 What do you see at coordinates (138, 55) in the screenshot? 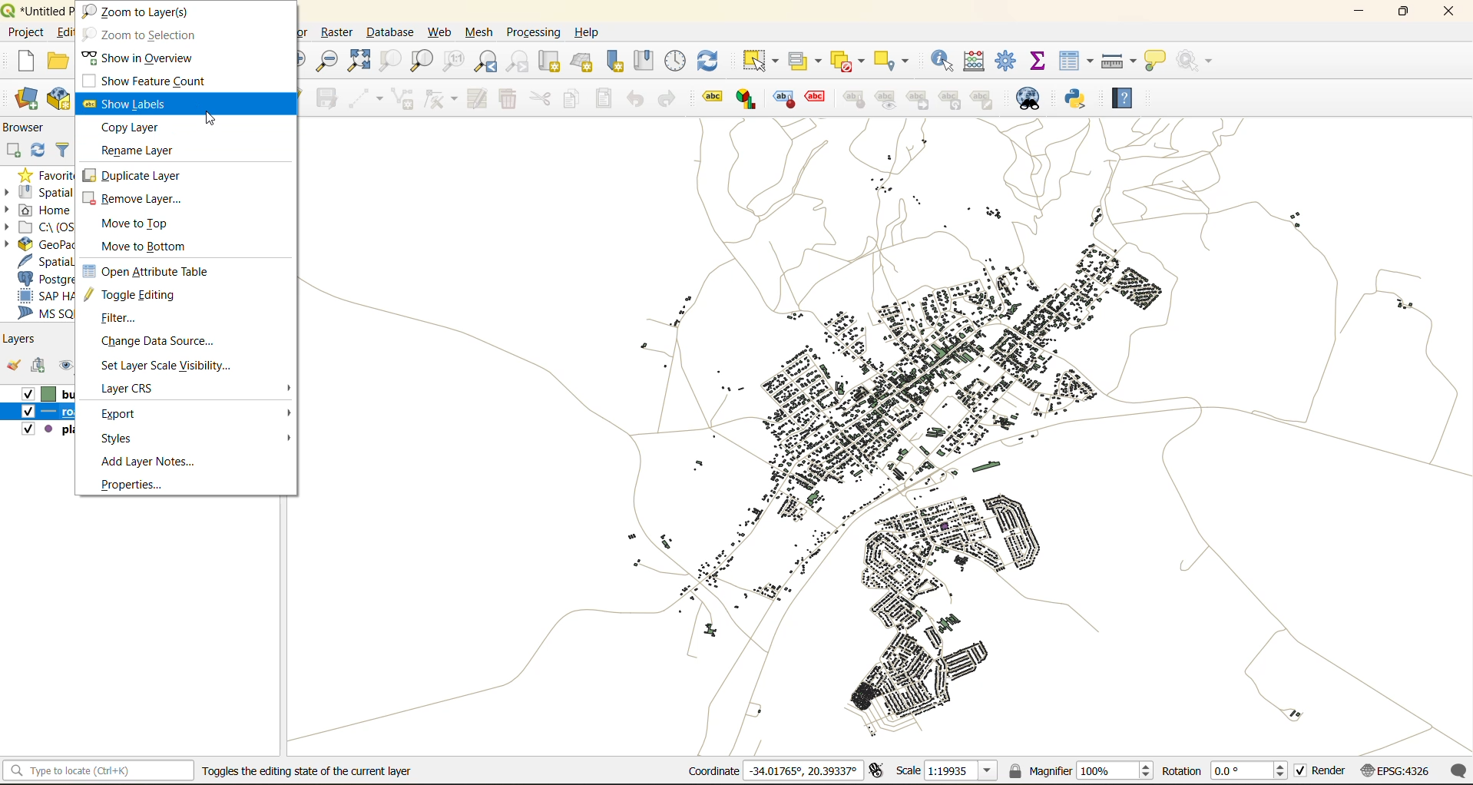
I see `show in overview` at bounding box center [138, 55].